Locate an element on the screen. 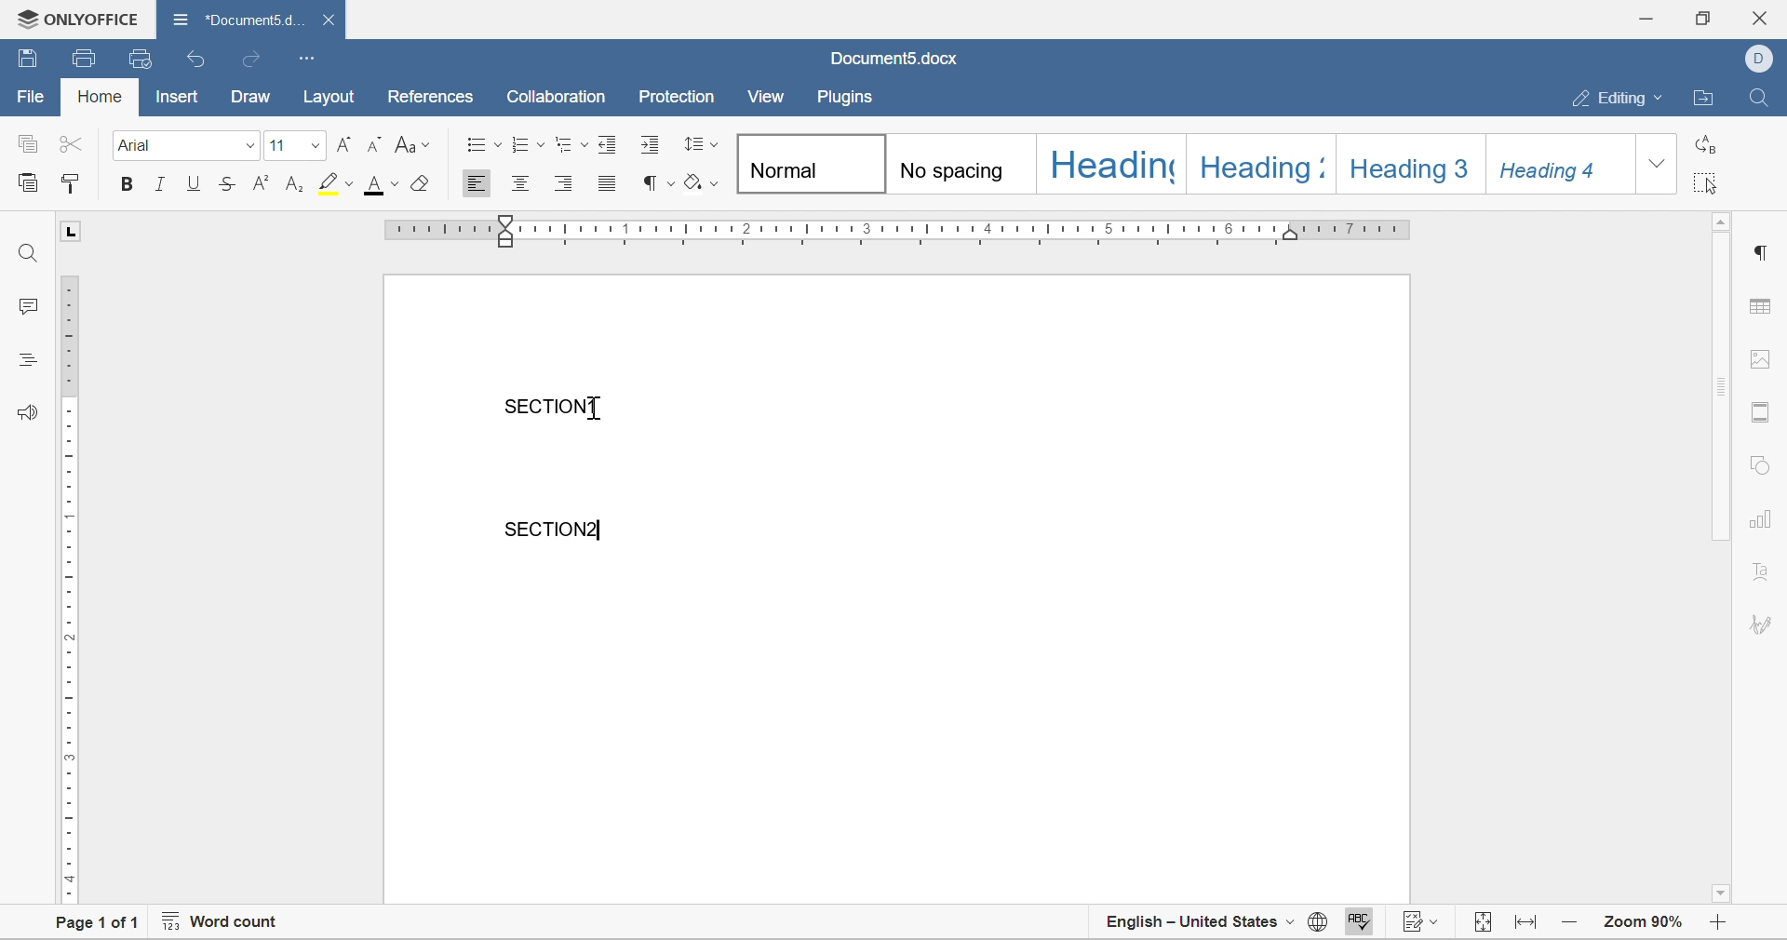  find is located at coordinates (29, 253).